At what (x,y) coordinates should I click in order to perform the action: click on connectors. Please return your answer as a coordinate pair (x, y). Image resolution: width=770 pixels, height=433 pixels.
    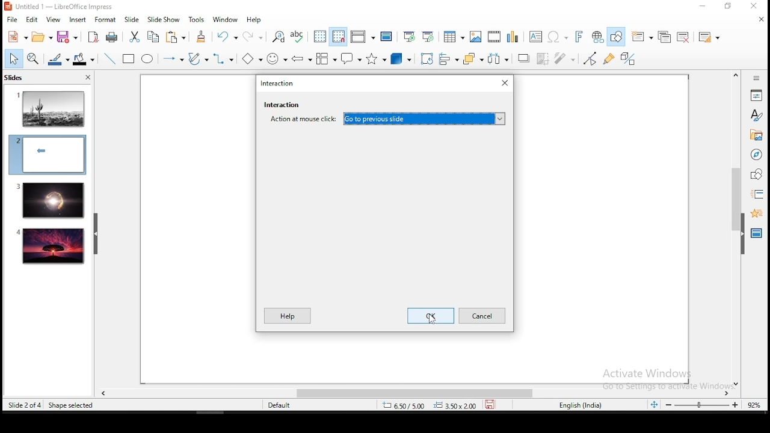
    Looking at the image, I should click on (223, 59).